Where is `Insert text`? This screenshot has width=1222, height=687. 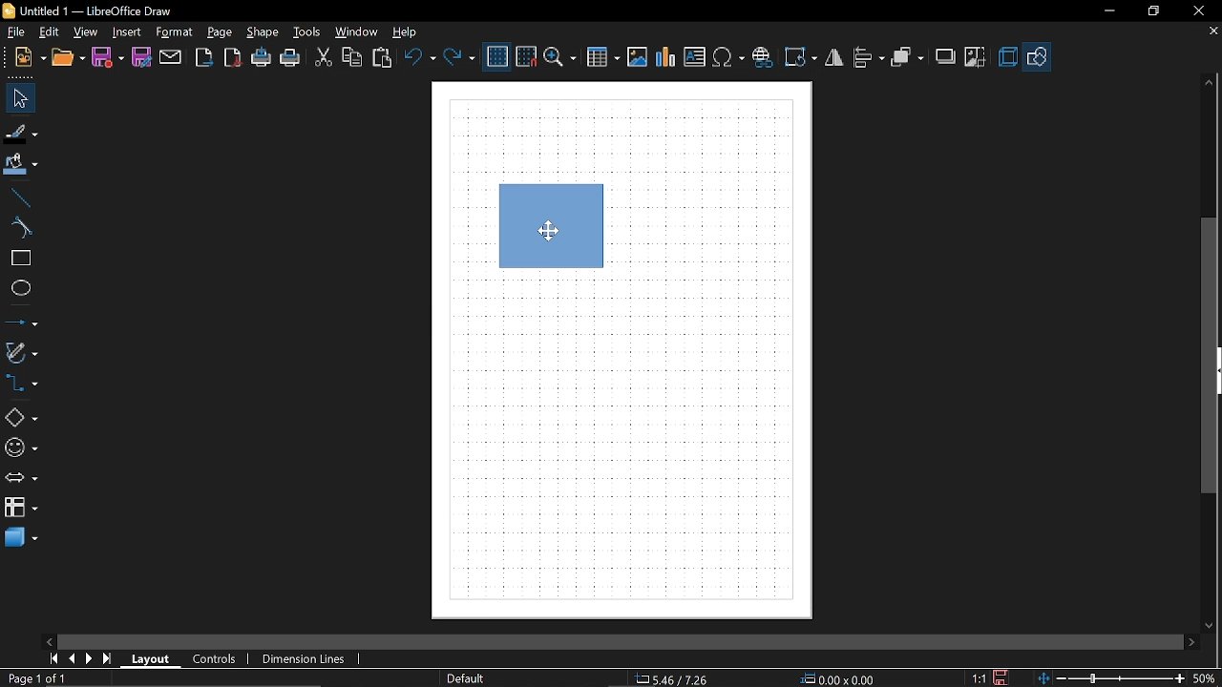 Insert text is located at coordinates (729, 57).